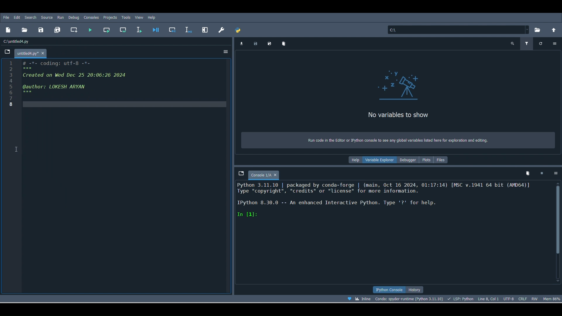 This screenshot has width=562, height=316. I want to click on Consoles, so click(92, 17).